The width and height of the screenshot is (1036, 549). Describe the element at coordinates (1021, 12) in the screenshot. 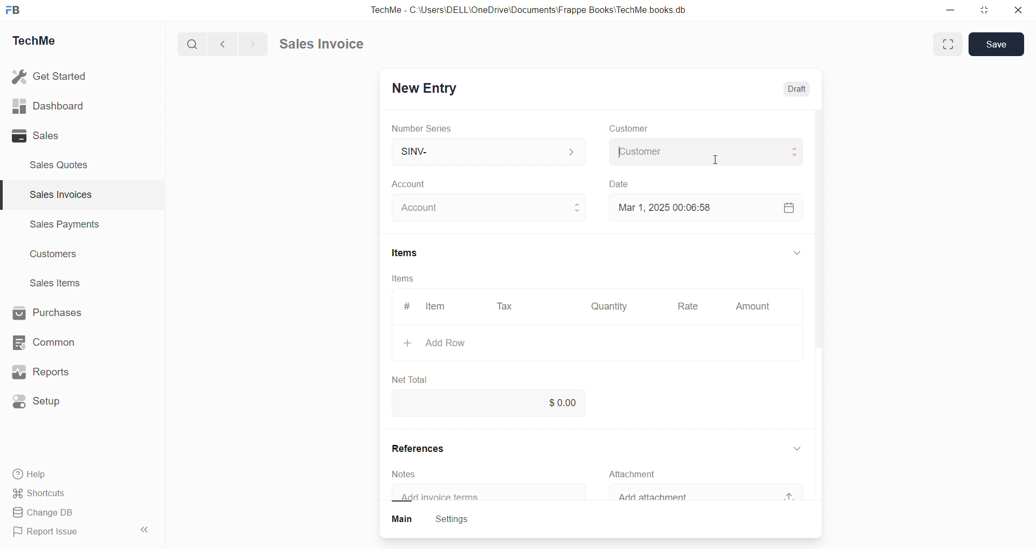

I see `Close` at that location.